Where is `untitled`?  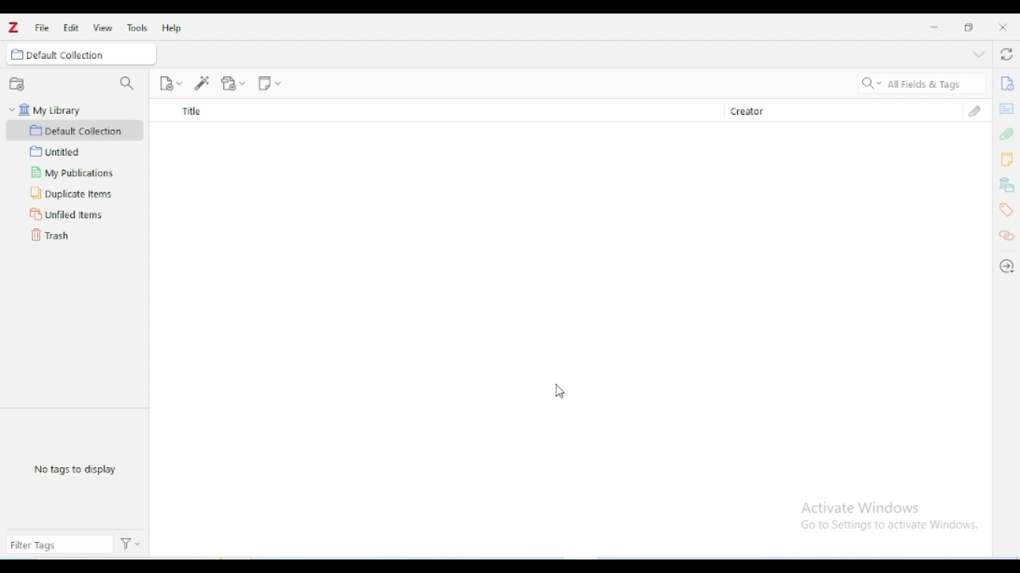 untitled is located at coordinates (56, 151).